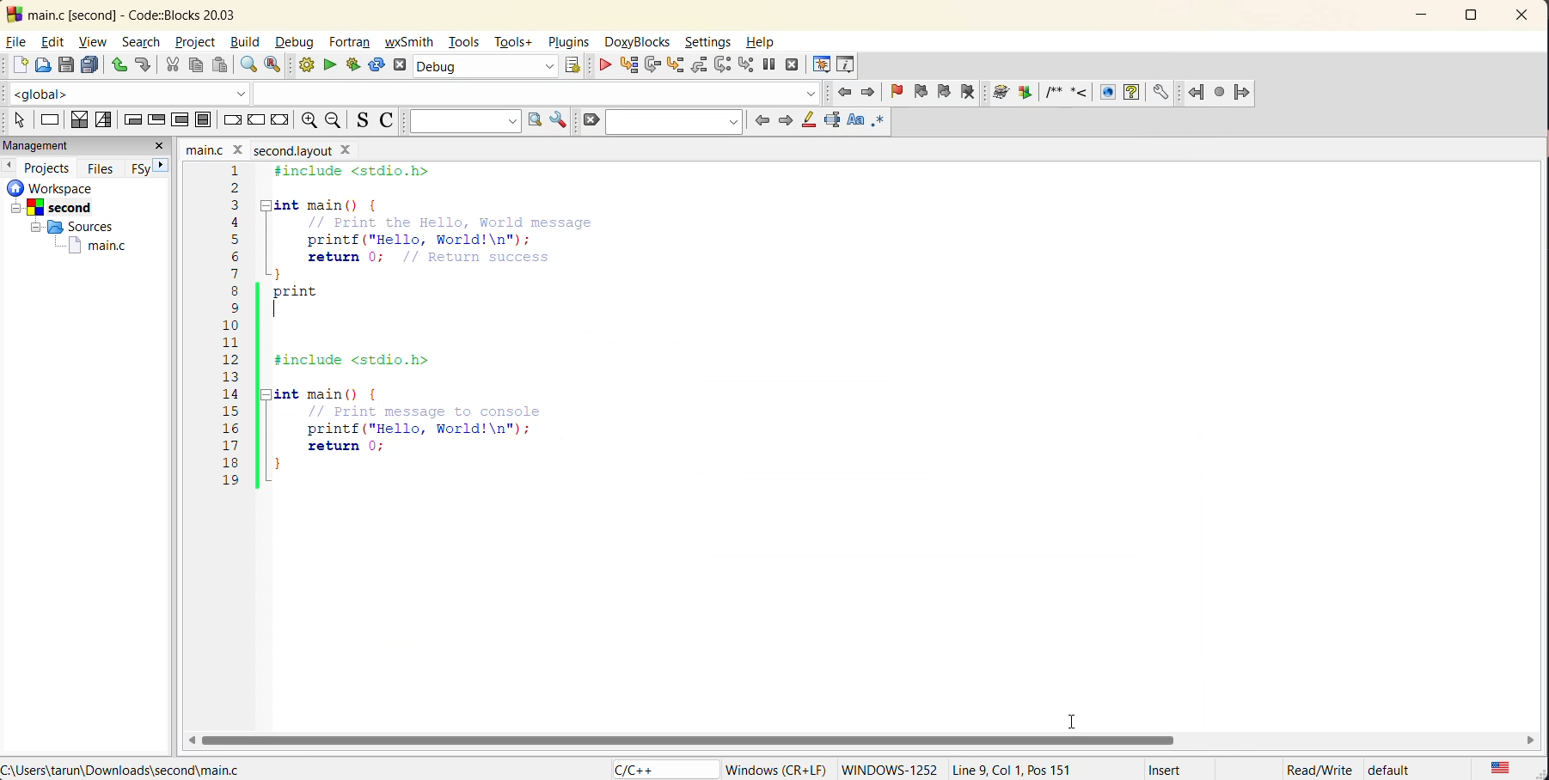  What do you see at coordinates (1244, 90) in the screenshot?
I see `Jump forward` at bounding box center [1244, 90].